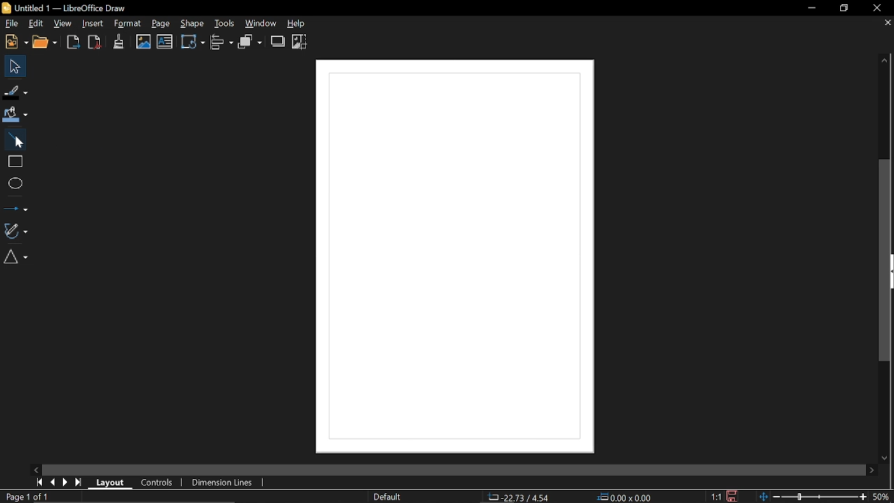  Describe the element at coordinates (14, 161) in the screenshot. I see `rectangle` at that location.